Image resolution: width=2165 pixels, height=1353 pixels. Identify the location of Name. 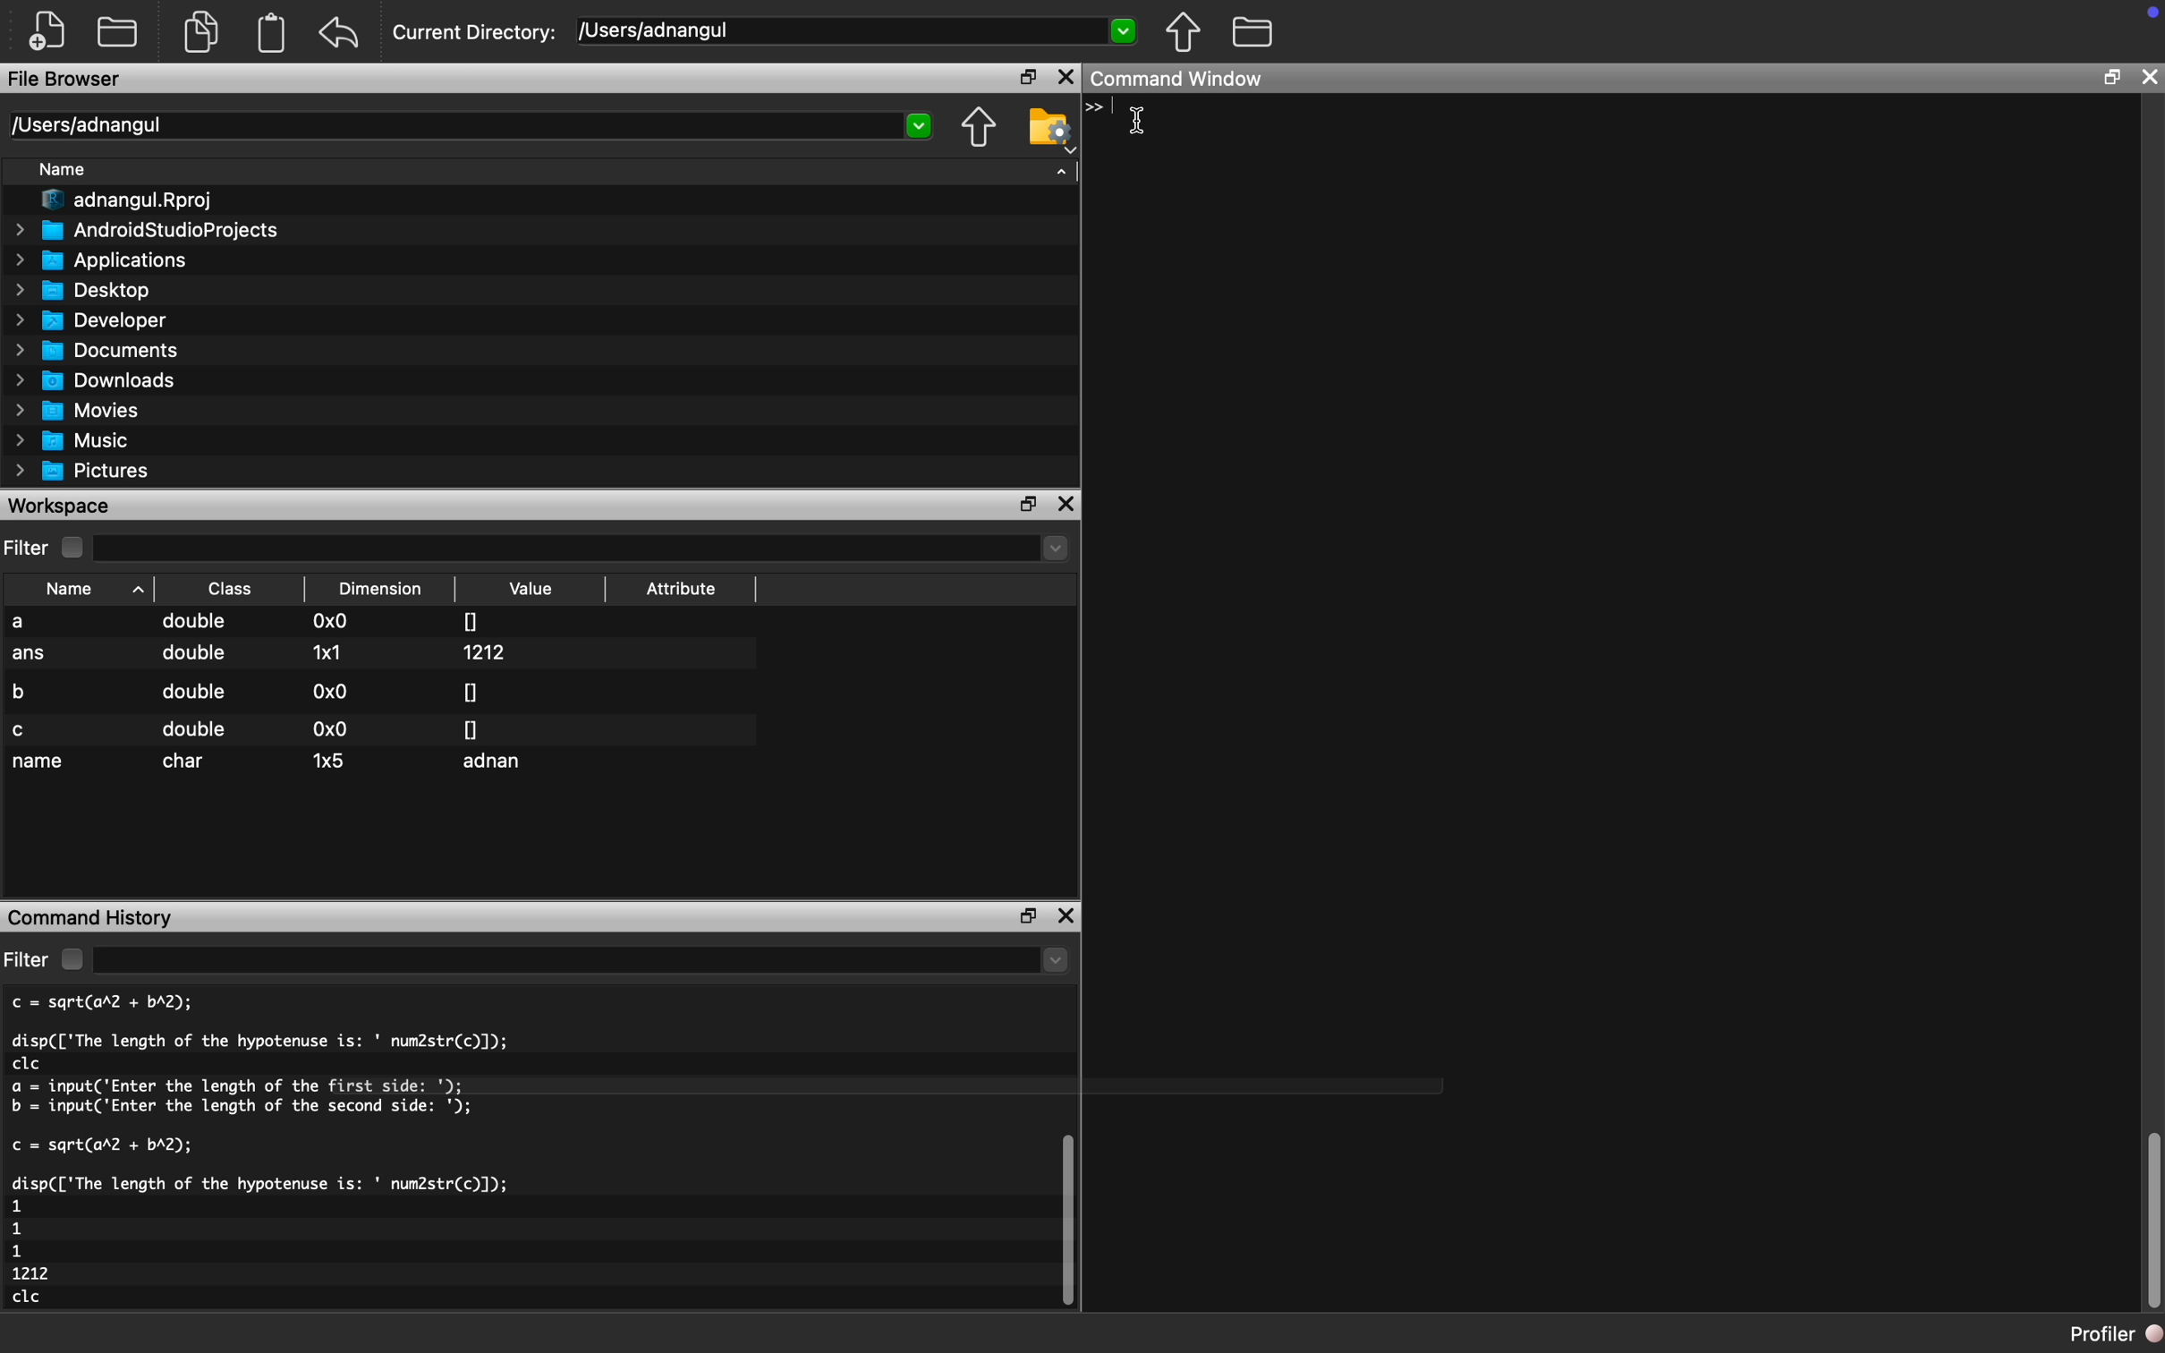
(71, 172).